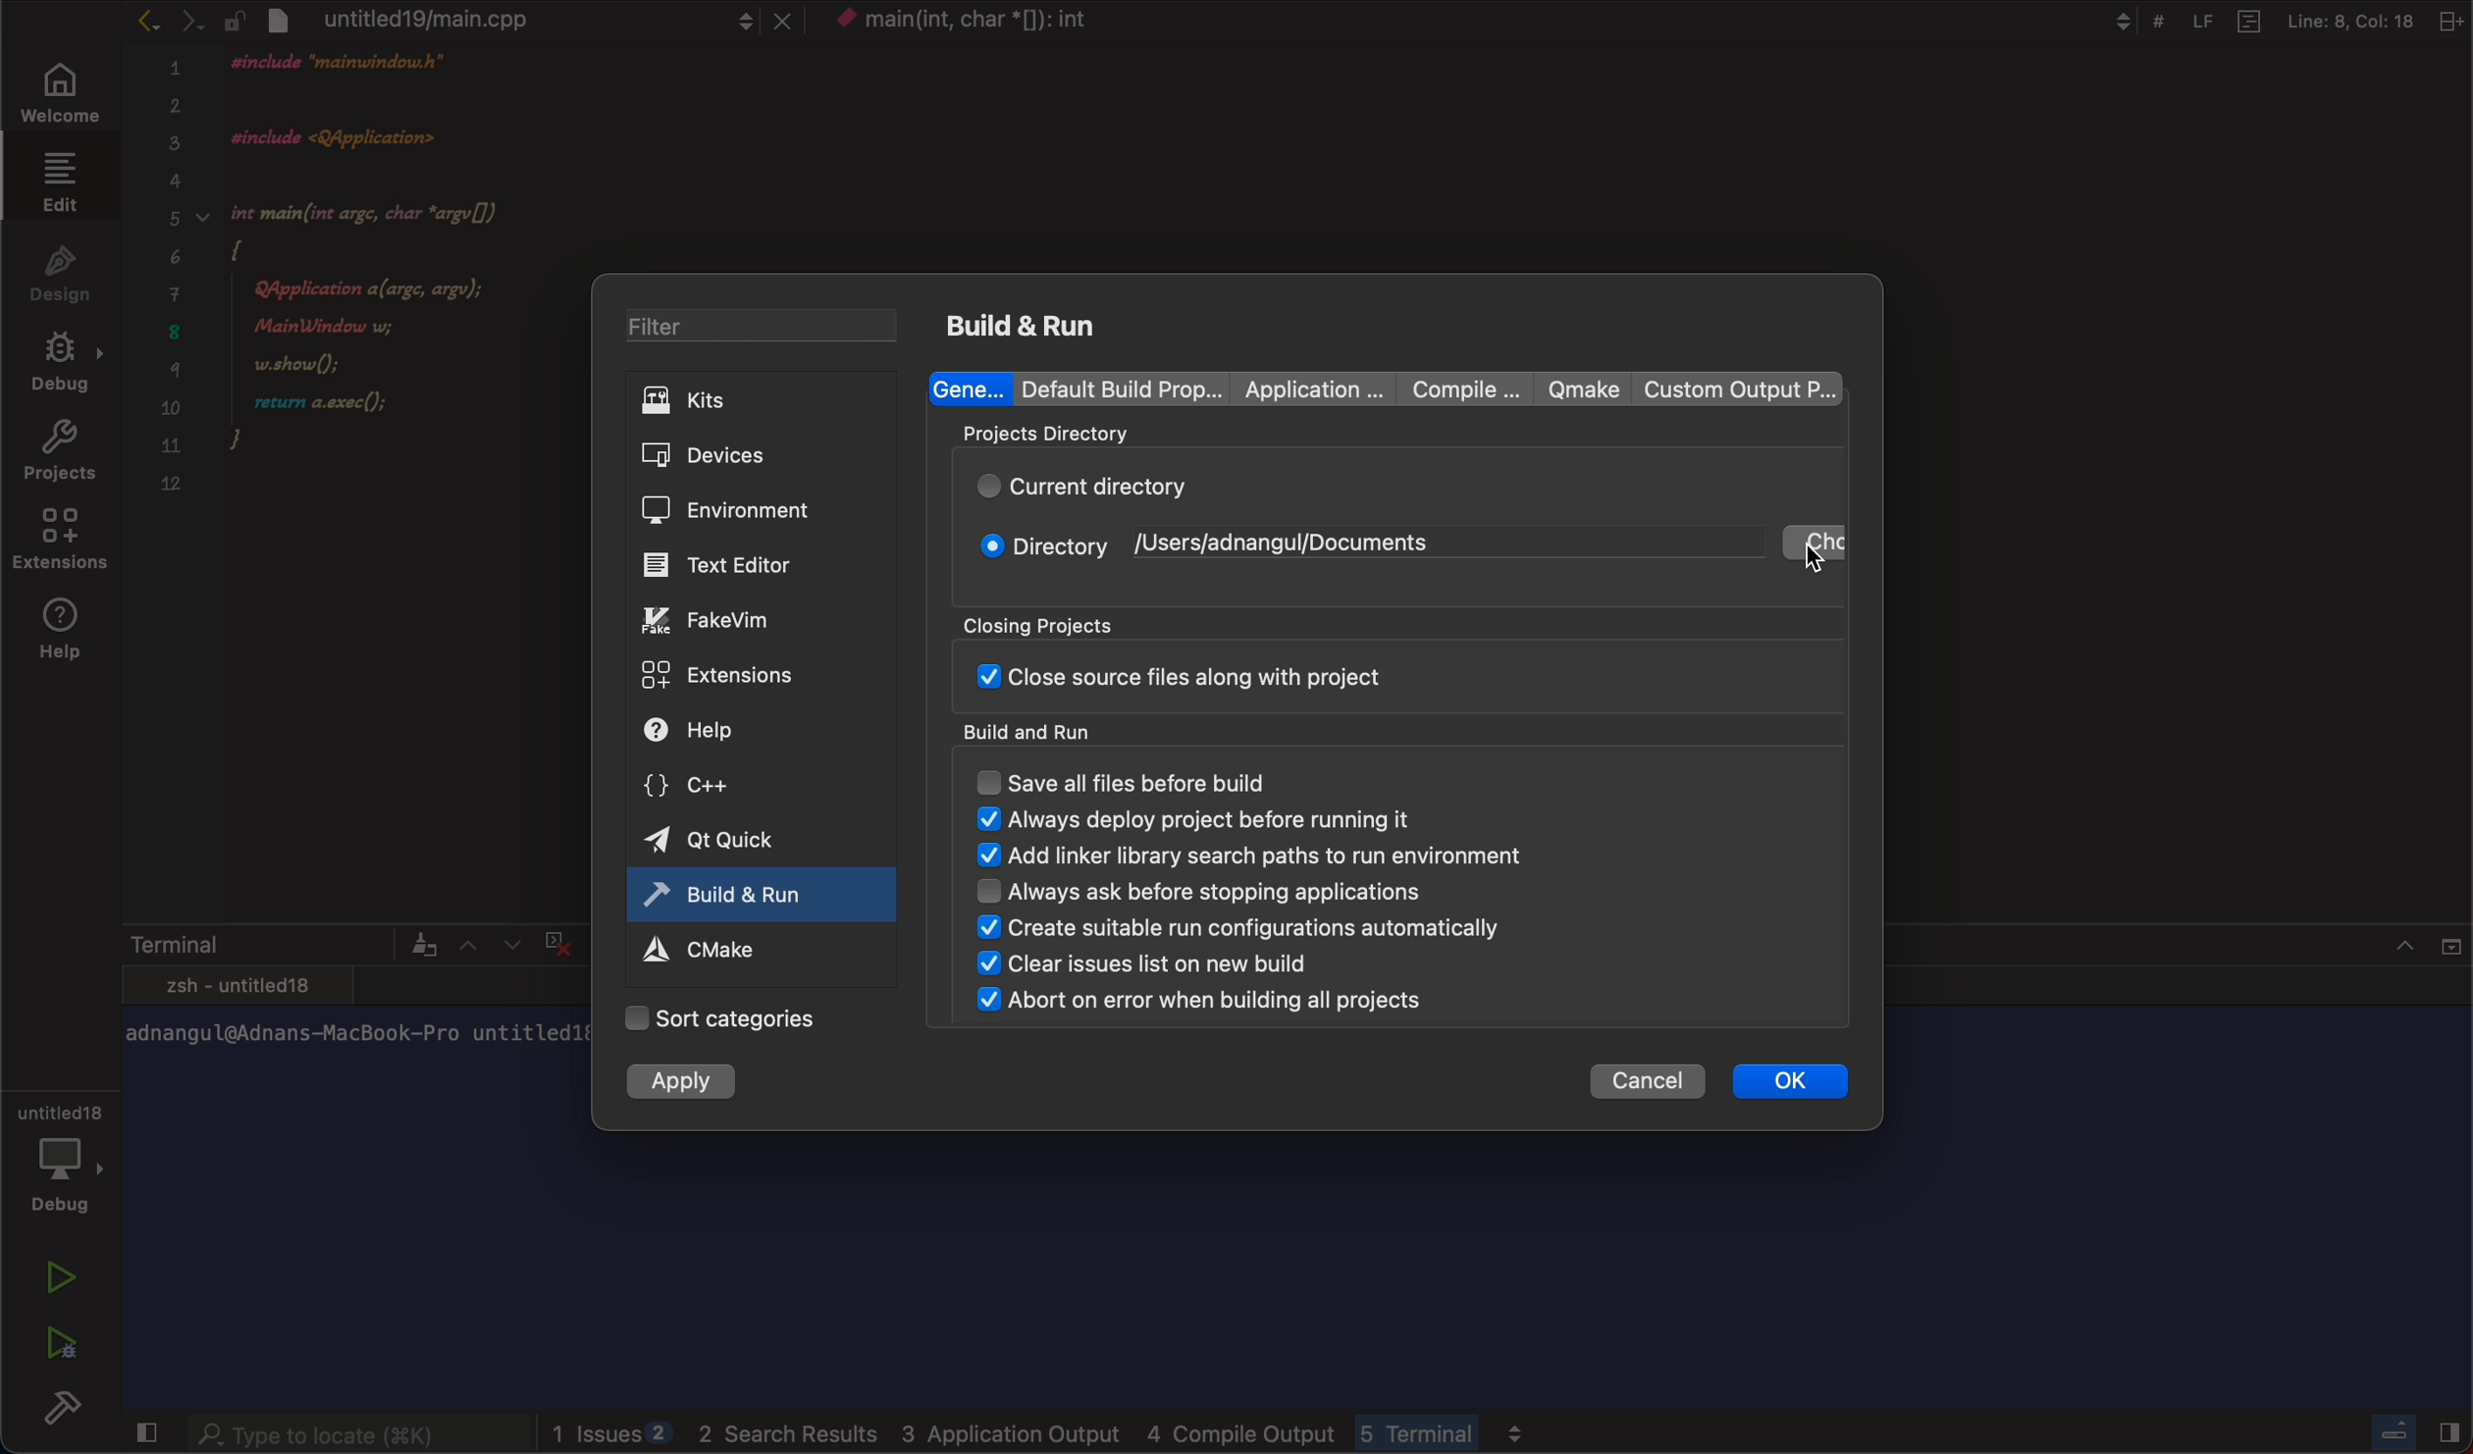 The width and height of the screenshot is (2473, 1454). What do you see at coordinates (61, 94) in the screenshot?
I see `welcome` at bounding box center [61, 94].